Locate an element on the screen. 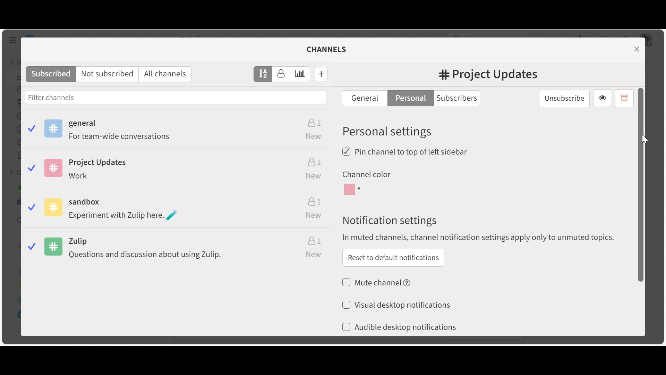 The image size is (666, 375). Edit channel name and description is located at coordinates (623, 132).